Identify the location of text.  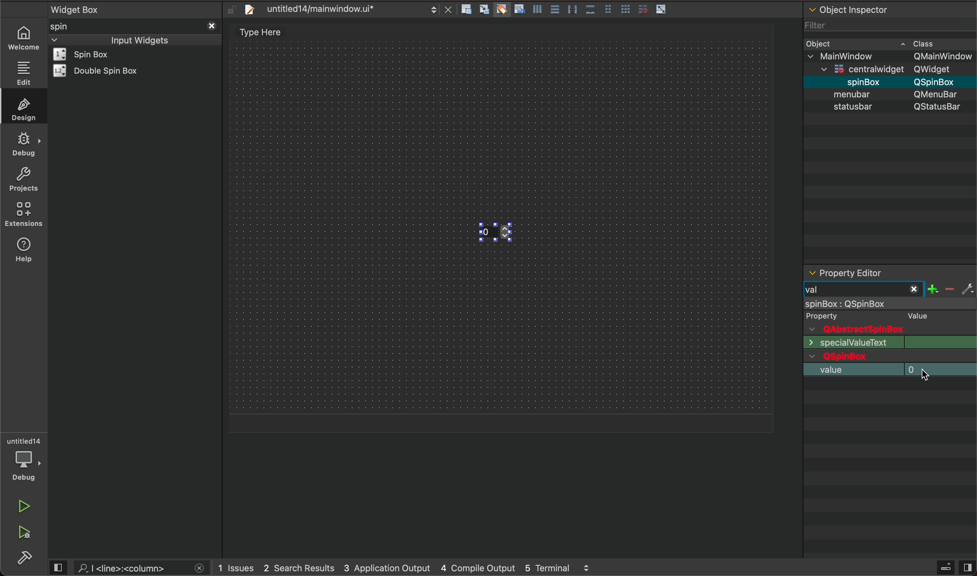
(838, 329).